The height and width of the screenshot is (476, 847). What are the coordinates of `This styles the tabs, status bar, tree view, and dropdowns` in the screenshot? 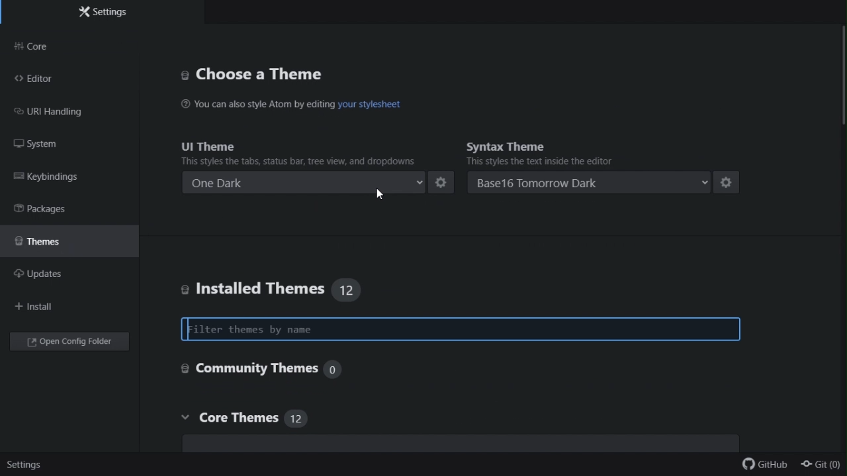 It's located at (302, 161).